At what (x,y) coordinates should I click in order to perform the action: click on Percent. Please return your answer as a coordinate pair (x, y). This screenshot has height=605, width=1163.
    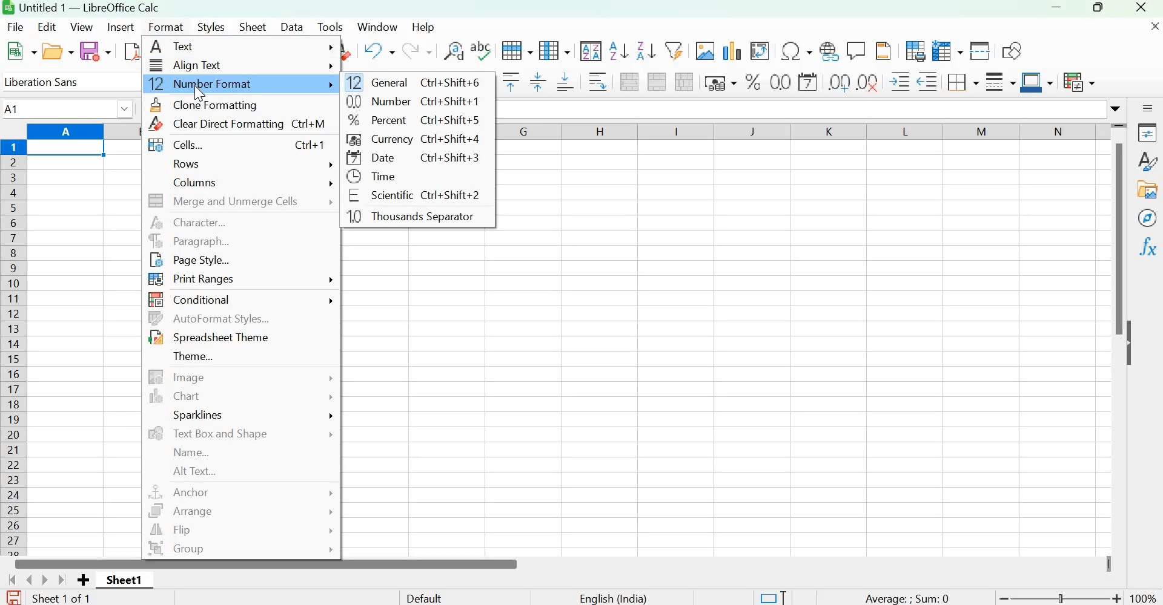
    Looking at the image, I should click on (416, 120).